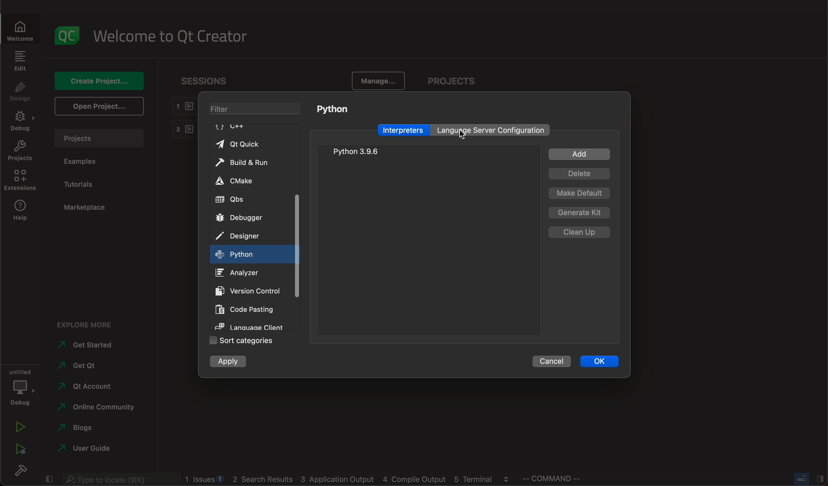 The image size is (828, 486). Describe the element at coordinates (248, 325) in the screenshot. I see `language` at that location.